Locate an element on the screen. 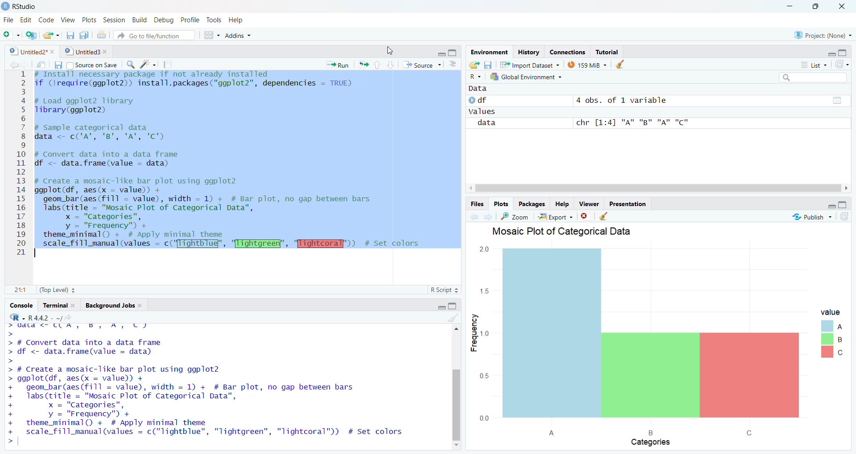 The height and width of the screenshot is (454, 856). Row Number is located at coordinates (20, 164).